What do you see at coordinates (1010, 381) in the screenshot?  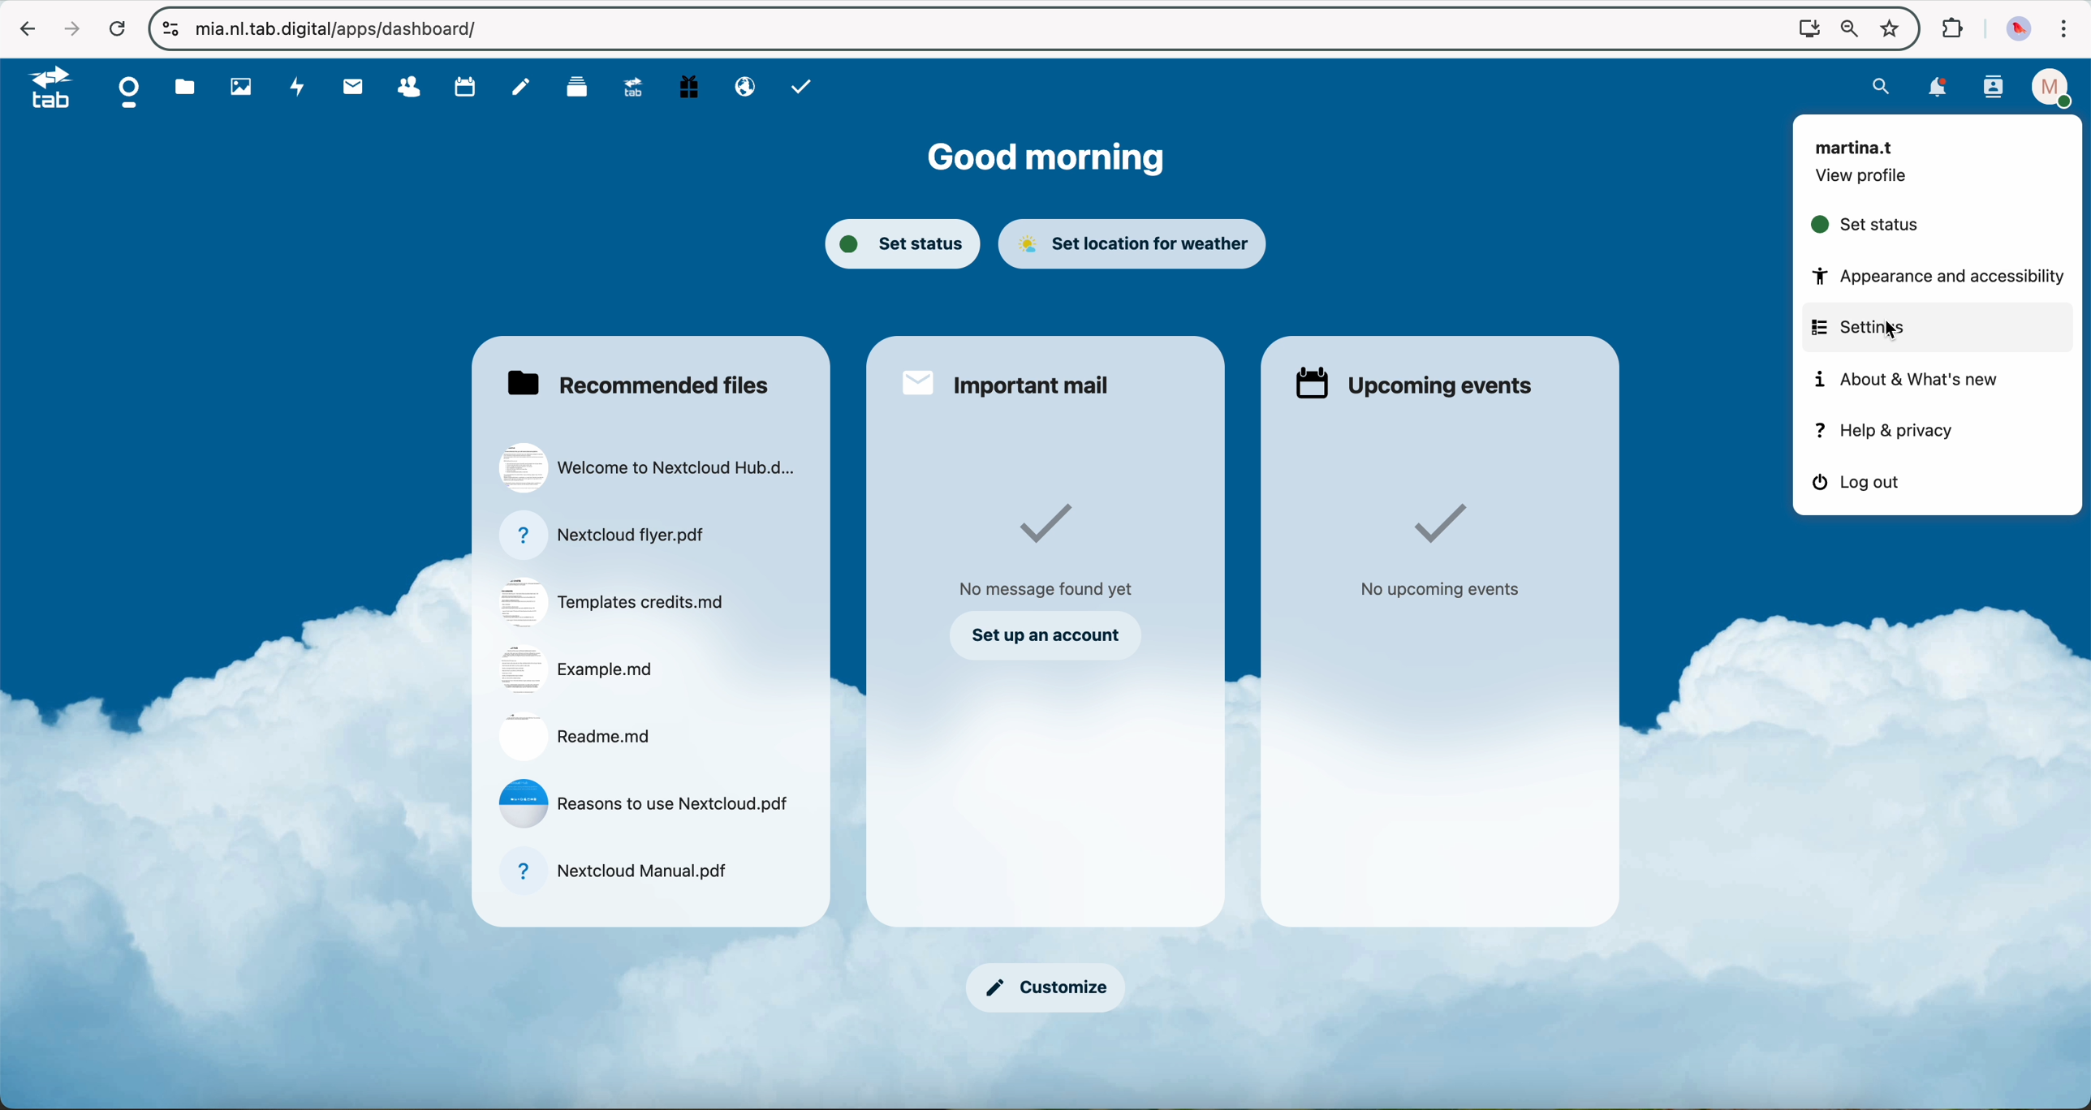 I see `important mail` at bounding box center [1010, 381].